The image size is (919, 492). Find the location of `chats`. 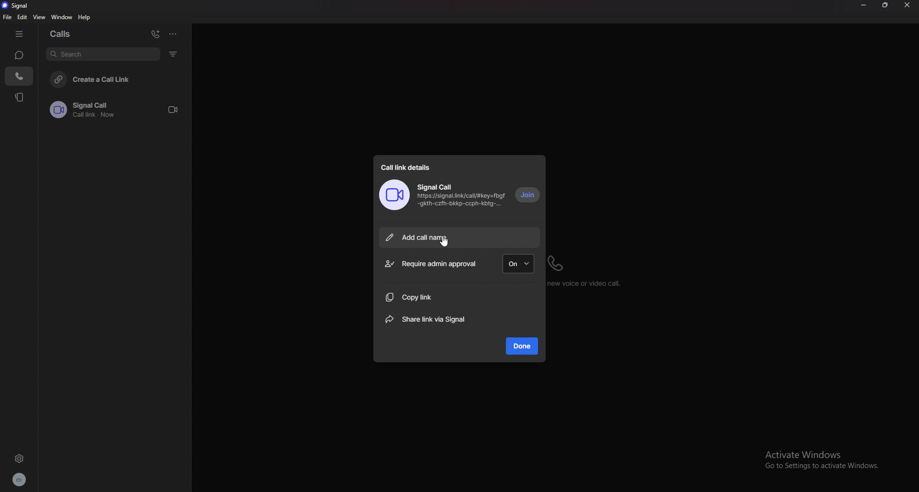

chats is located at coordinates (19, 55).